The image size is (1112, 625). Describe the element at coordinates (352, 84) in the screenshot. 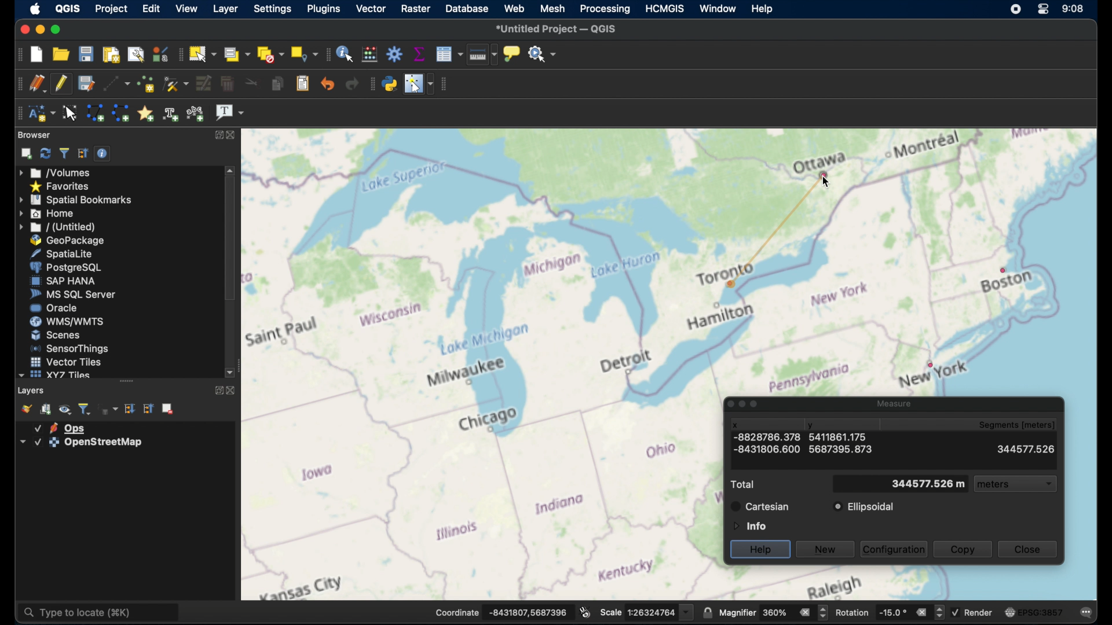

I see `redo` at that location.